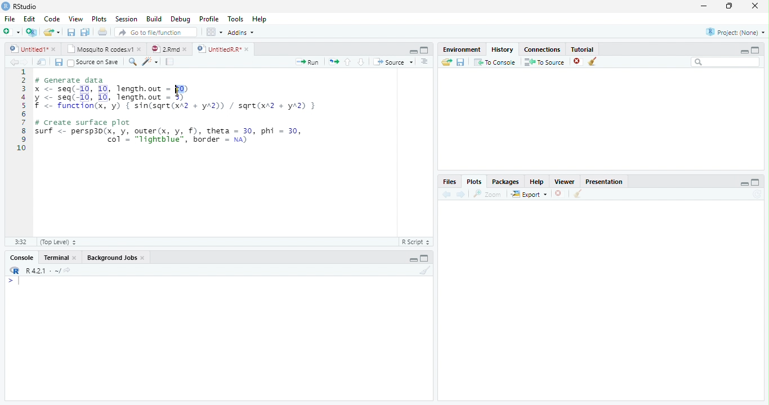  I want to click on Source, so click(392, 61).